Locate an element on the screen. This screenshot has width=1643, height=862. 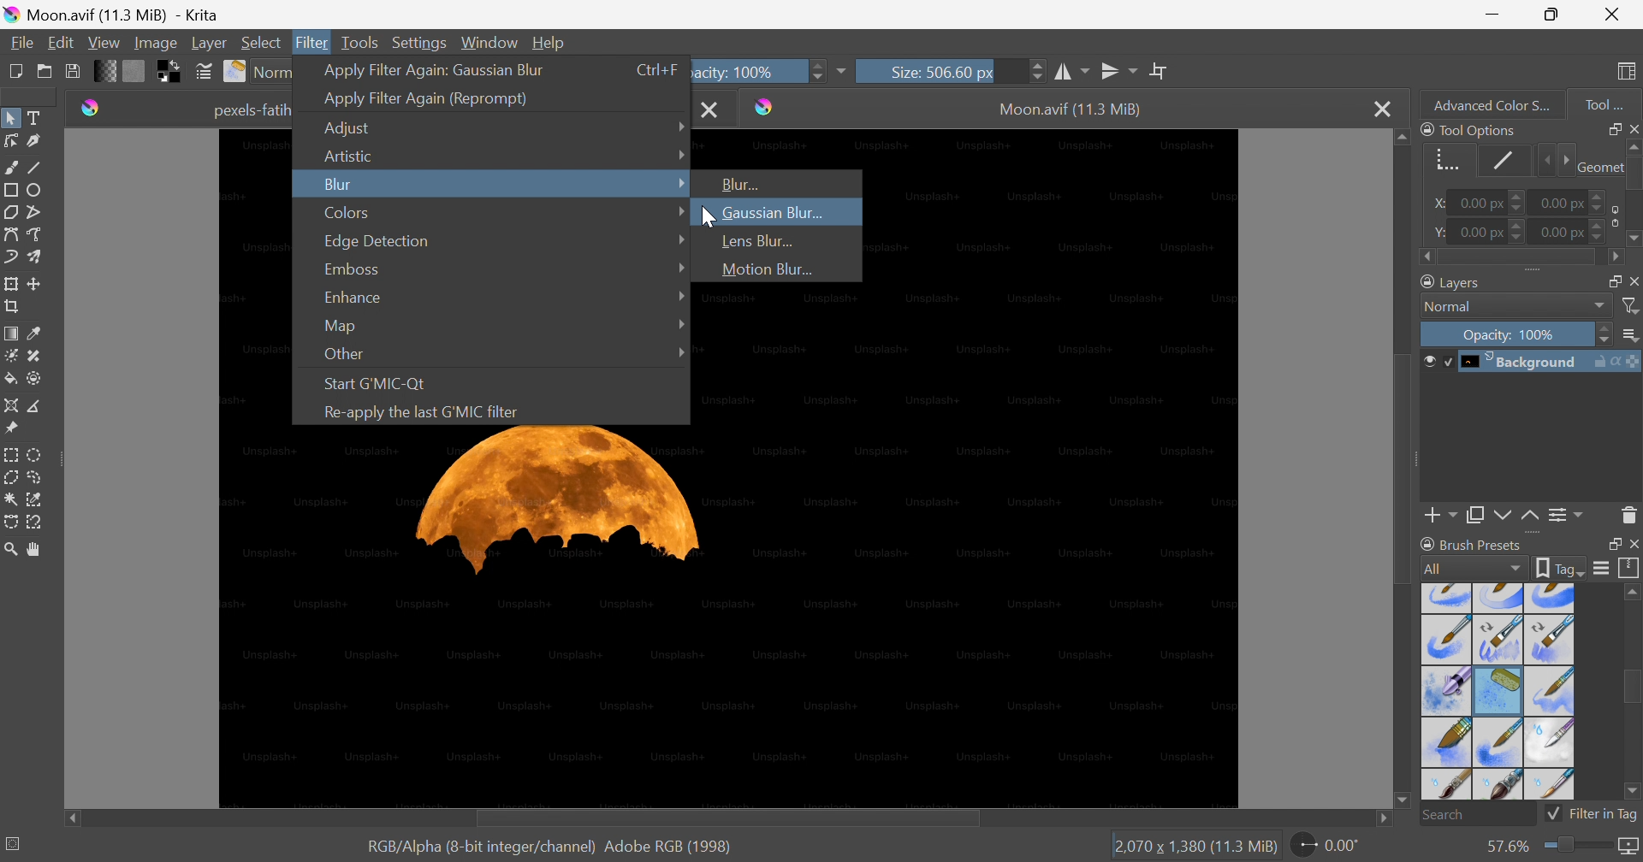
Close is located at coordinates (1381, 107).